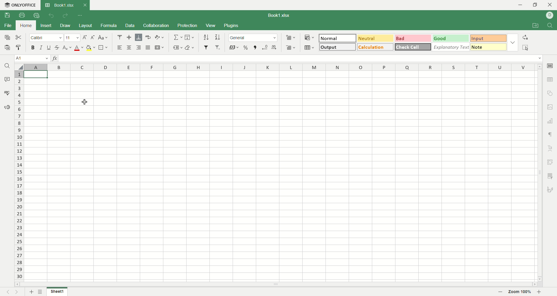  Describe the element at coordinates (50, 15) in the screenshot. I see `undo` at that location.